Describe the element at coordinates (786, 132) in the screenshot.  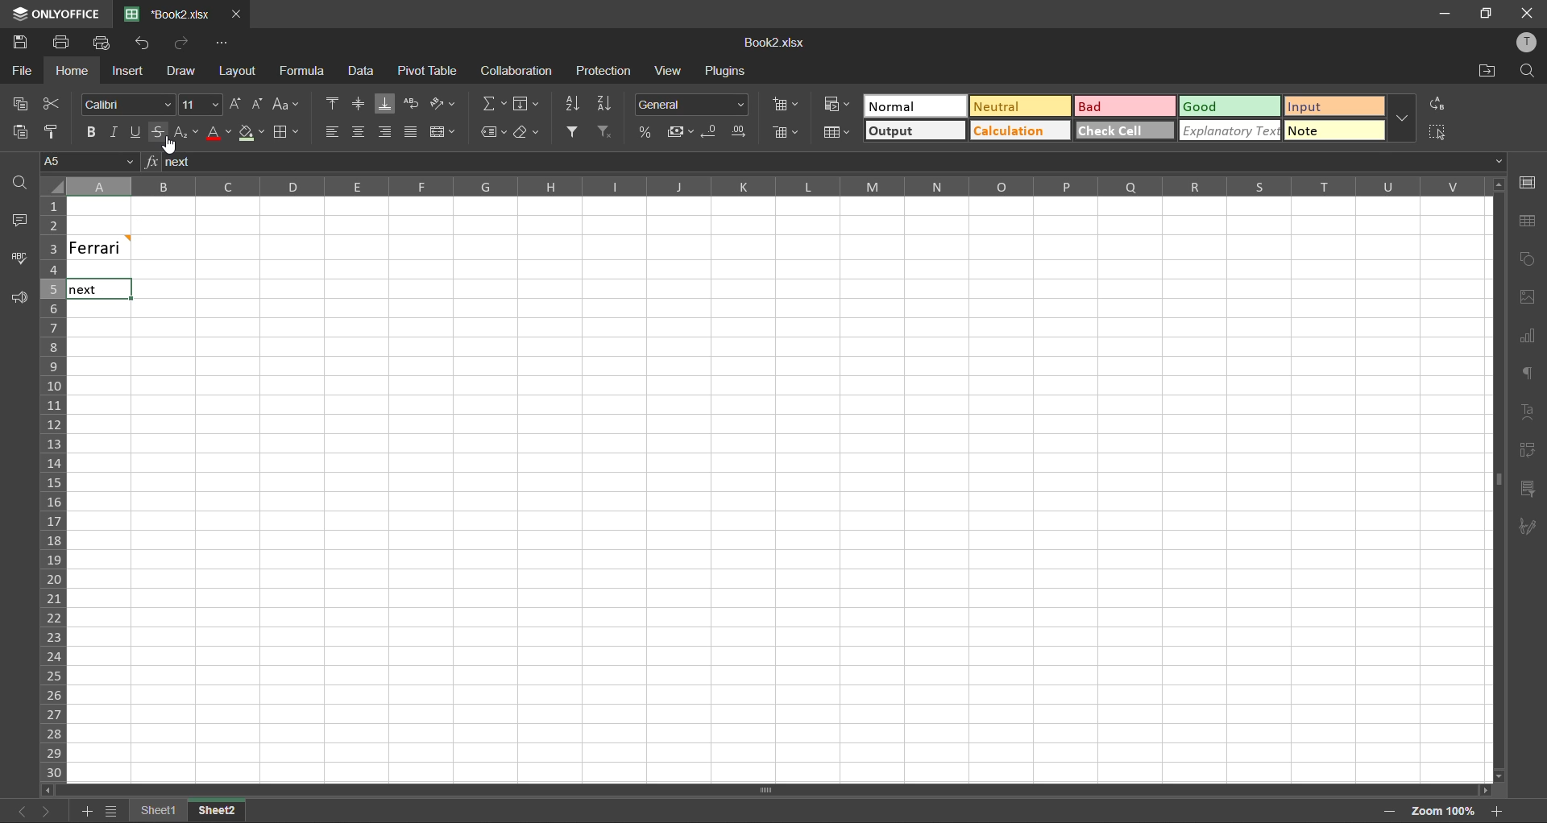
I see `delete cells` at that location.